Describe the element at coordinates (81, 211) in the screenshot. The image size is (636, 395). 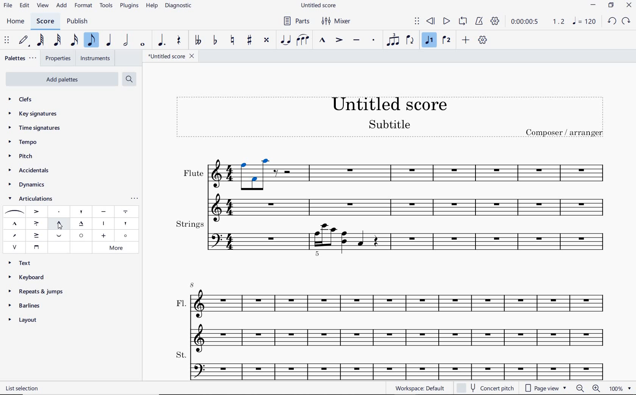
I see `STACCATISSIMO ABOVE` at that location.